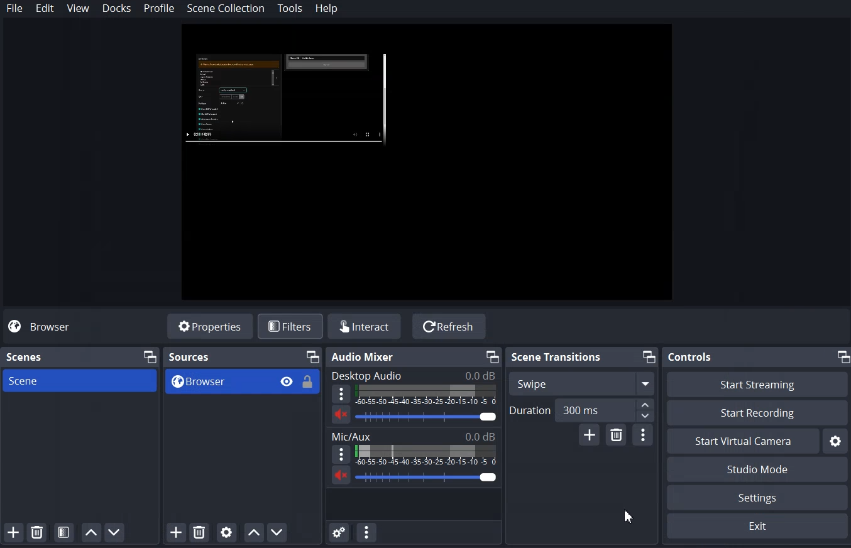  Describe the element at coordinates (287, 381) in the screenshot. I see `Hide` at that location.